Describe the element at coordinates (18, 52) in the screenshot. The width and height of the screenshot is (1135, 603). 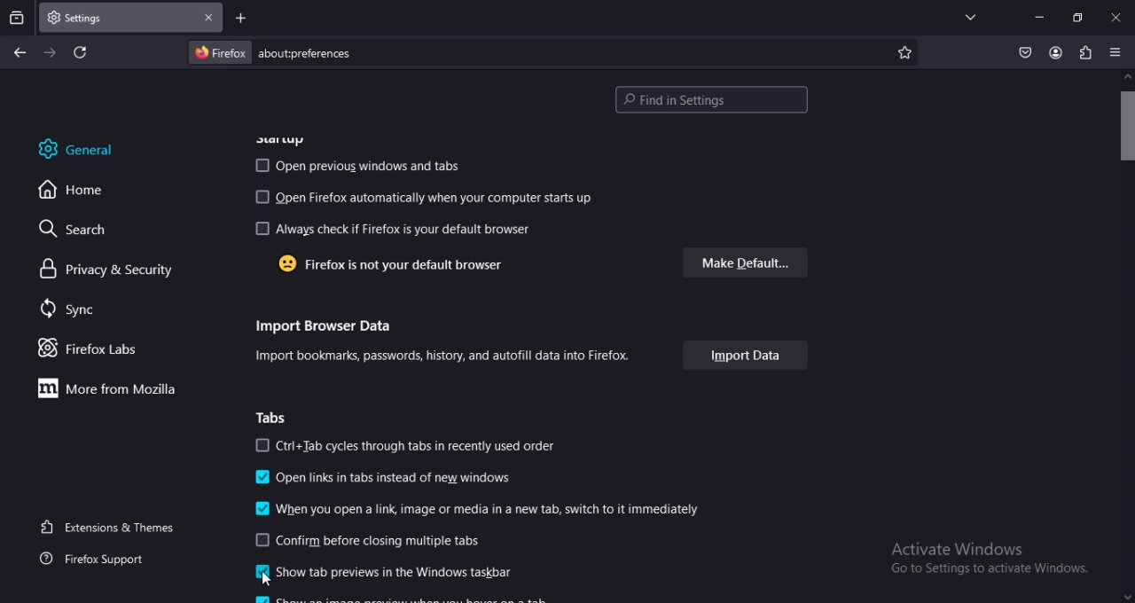
I see `go back one page` at that location.